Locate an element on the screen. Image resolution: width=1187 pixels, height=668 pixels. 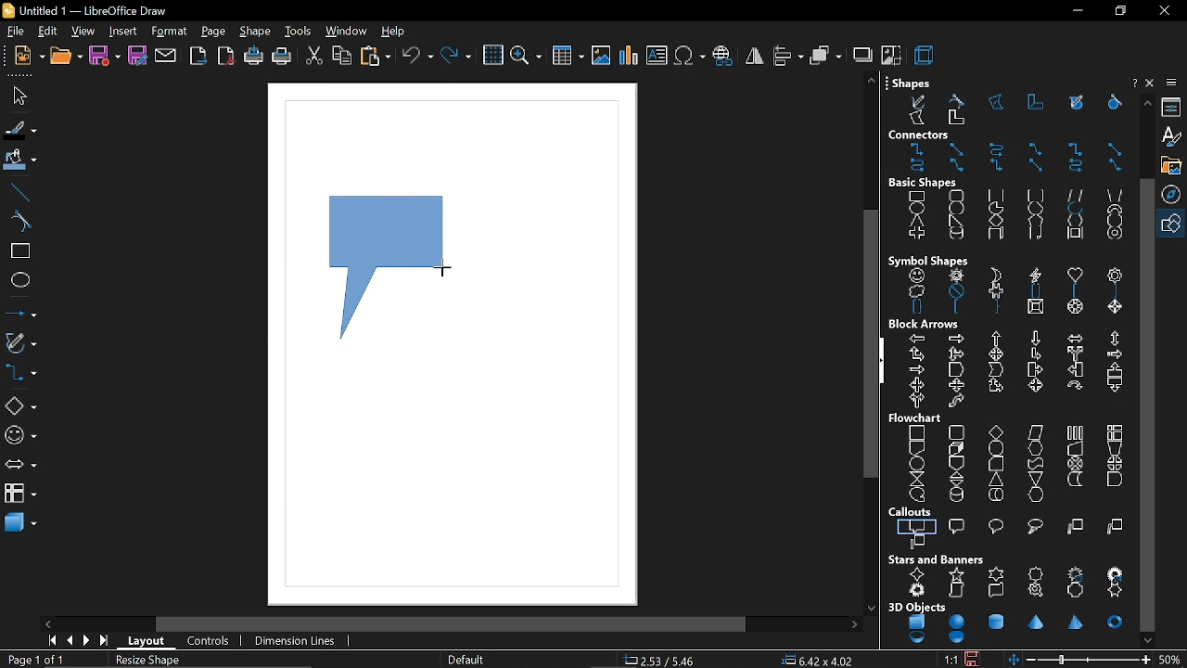
curved connector is located at coordinates (918, 168).